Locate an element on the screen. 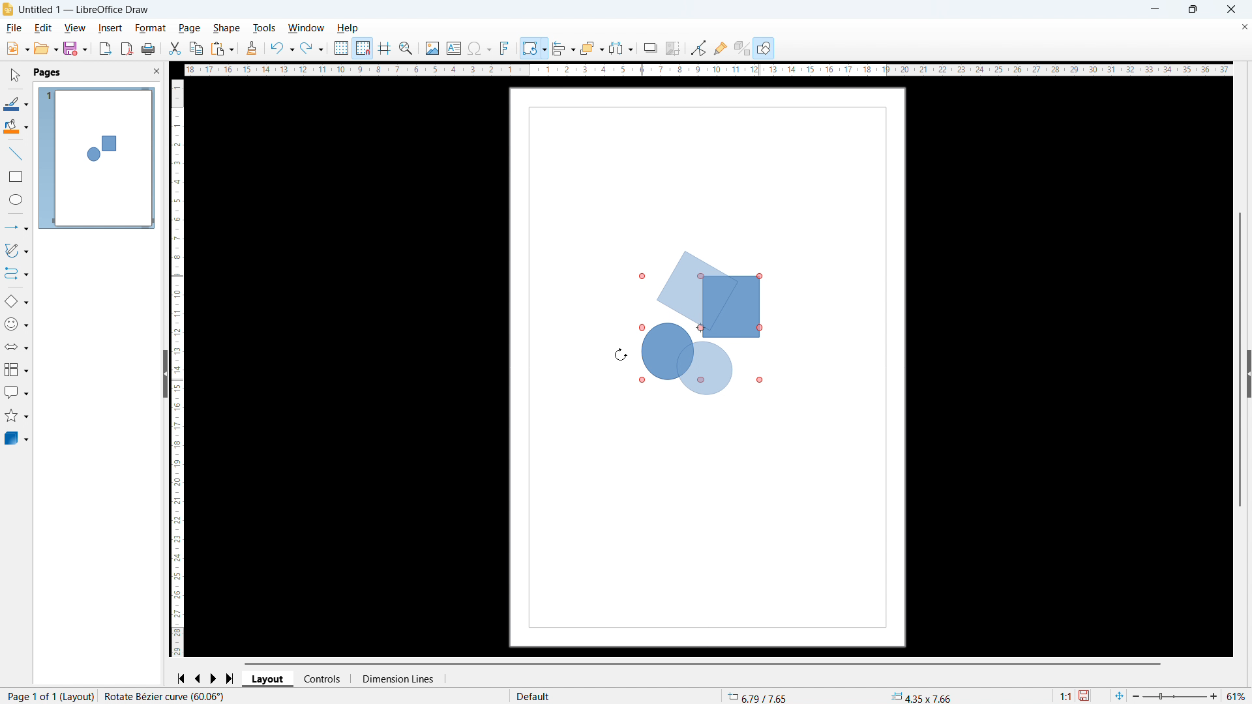  Close  is located at coordinates (1231, 10).